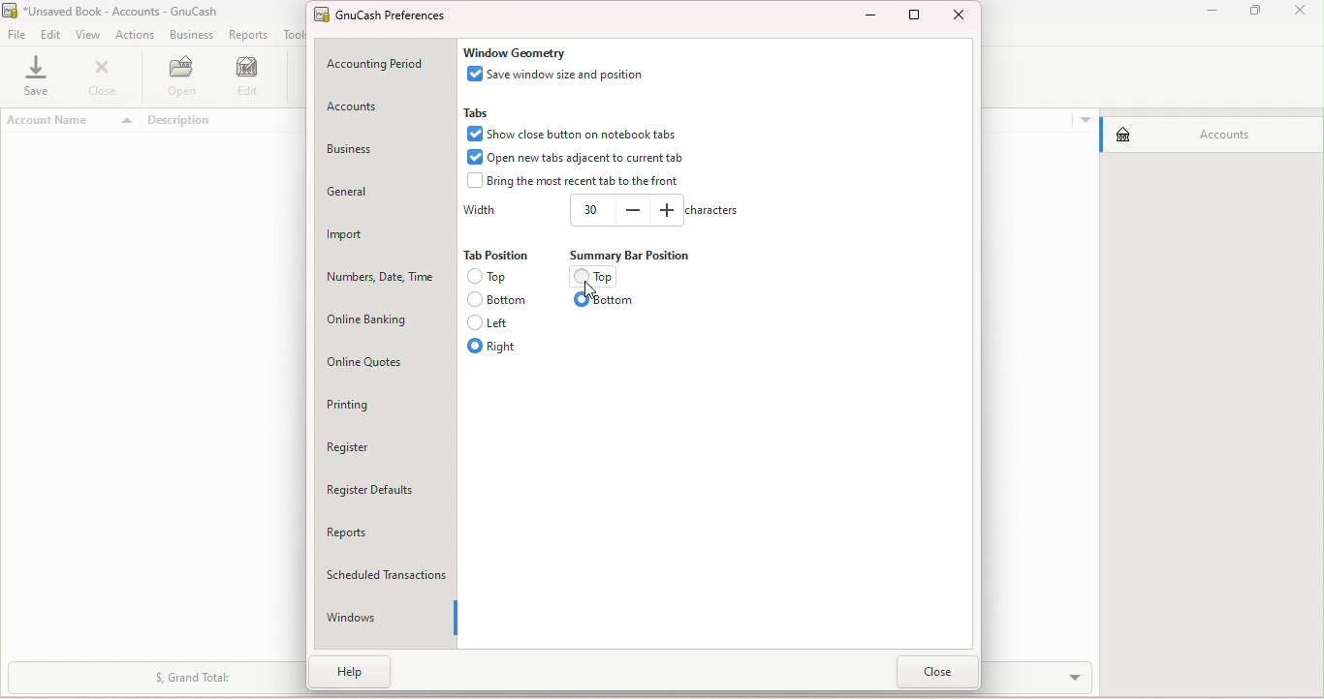 The height and width of the screenshot is (699, 1324). Describe the element at coordinates (1209, 14) in the screenshot. I see `Minimize` at that location.